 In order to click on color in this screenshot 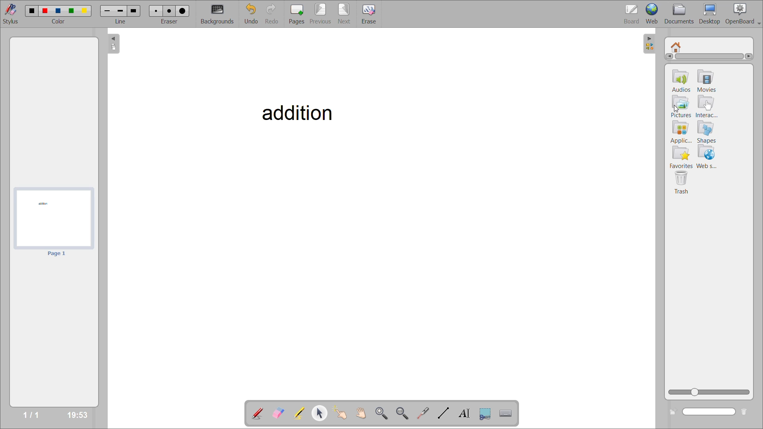, I will do `click(59, 19)`.